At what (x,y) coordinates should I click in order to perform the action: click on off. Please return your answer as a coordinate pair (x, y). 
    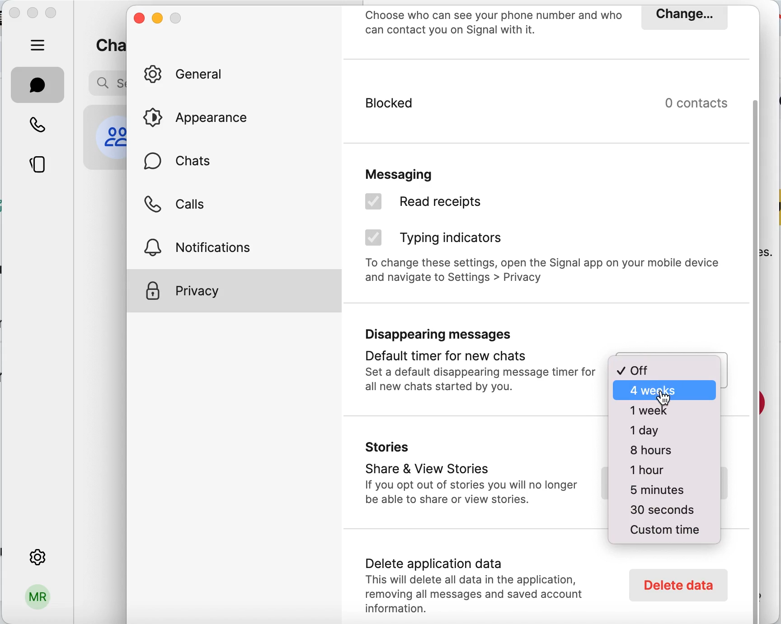
    Looking at the image, I should click on (666, 366).